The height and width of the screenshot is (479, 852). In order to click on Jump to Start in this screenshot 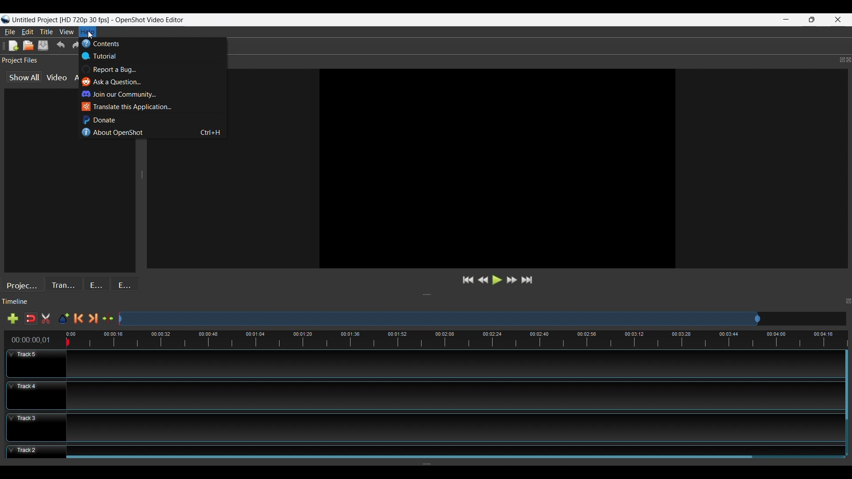, I will do `click(467, 280)`.